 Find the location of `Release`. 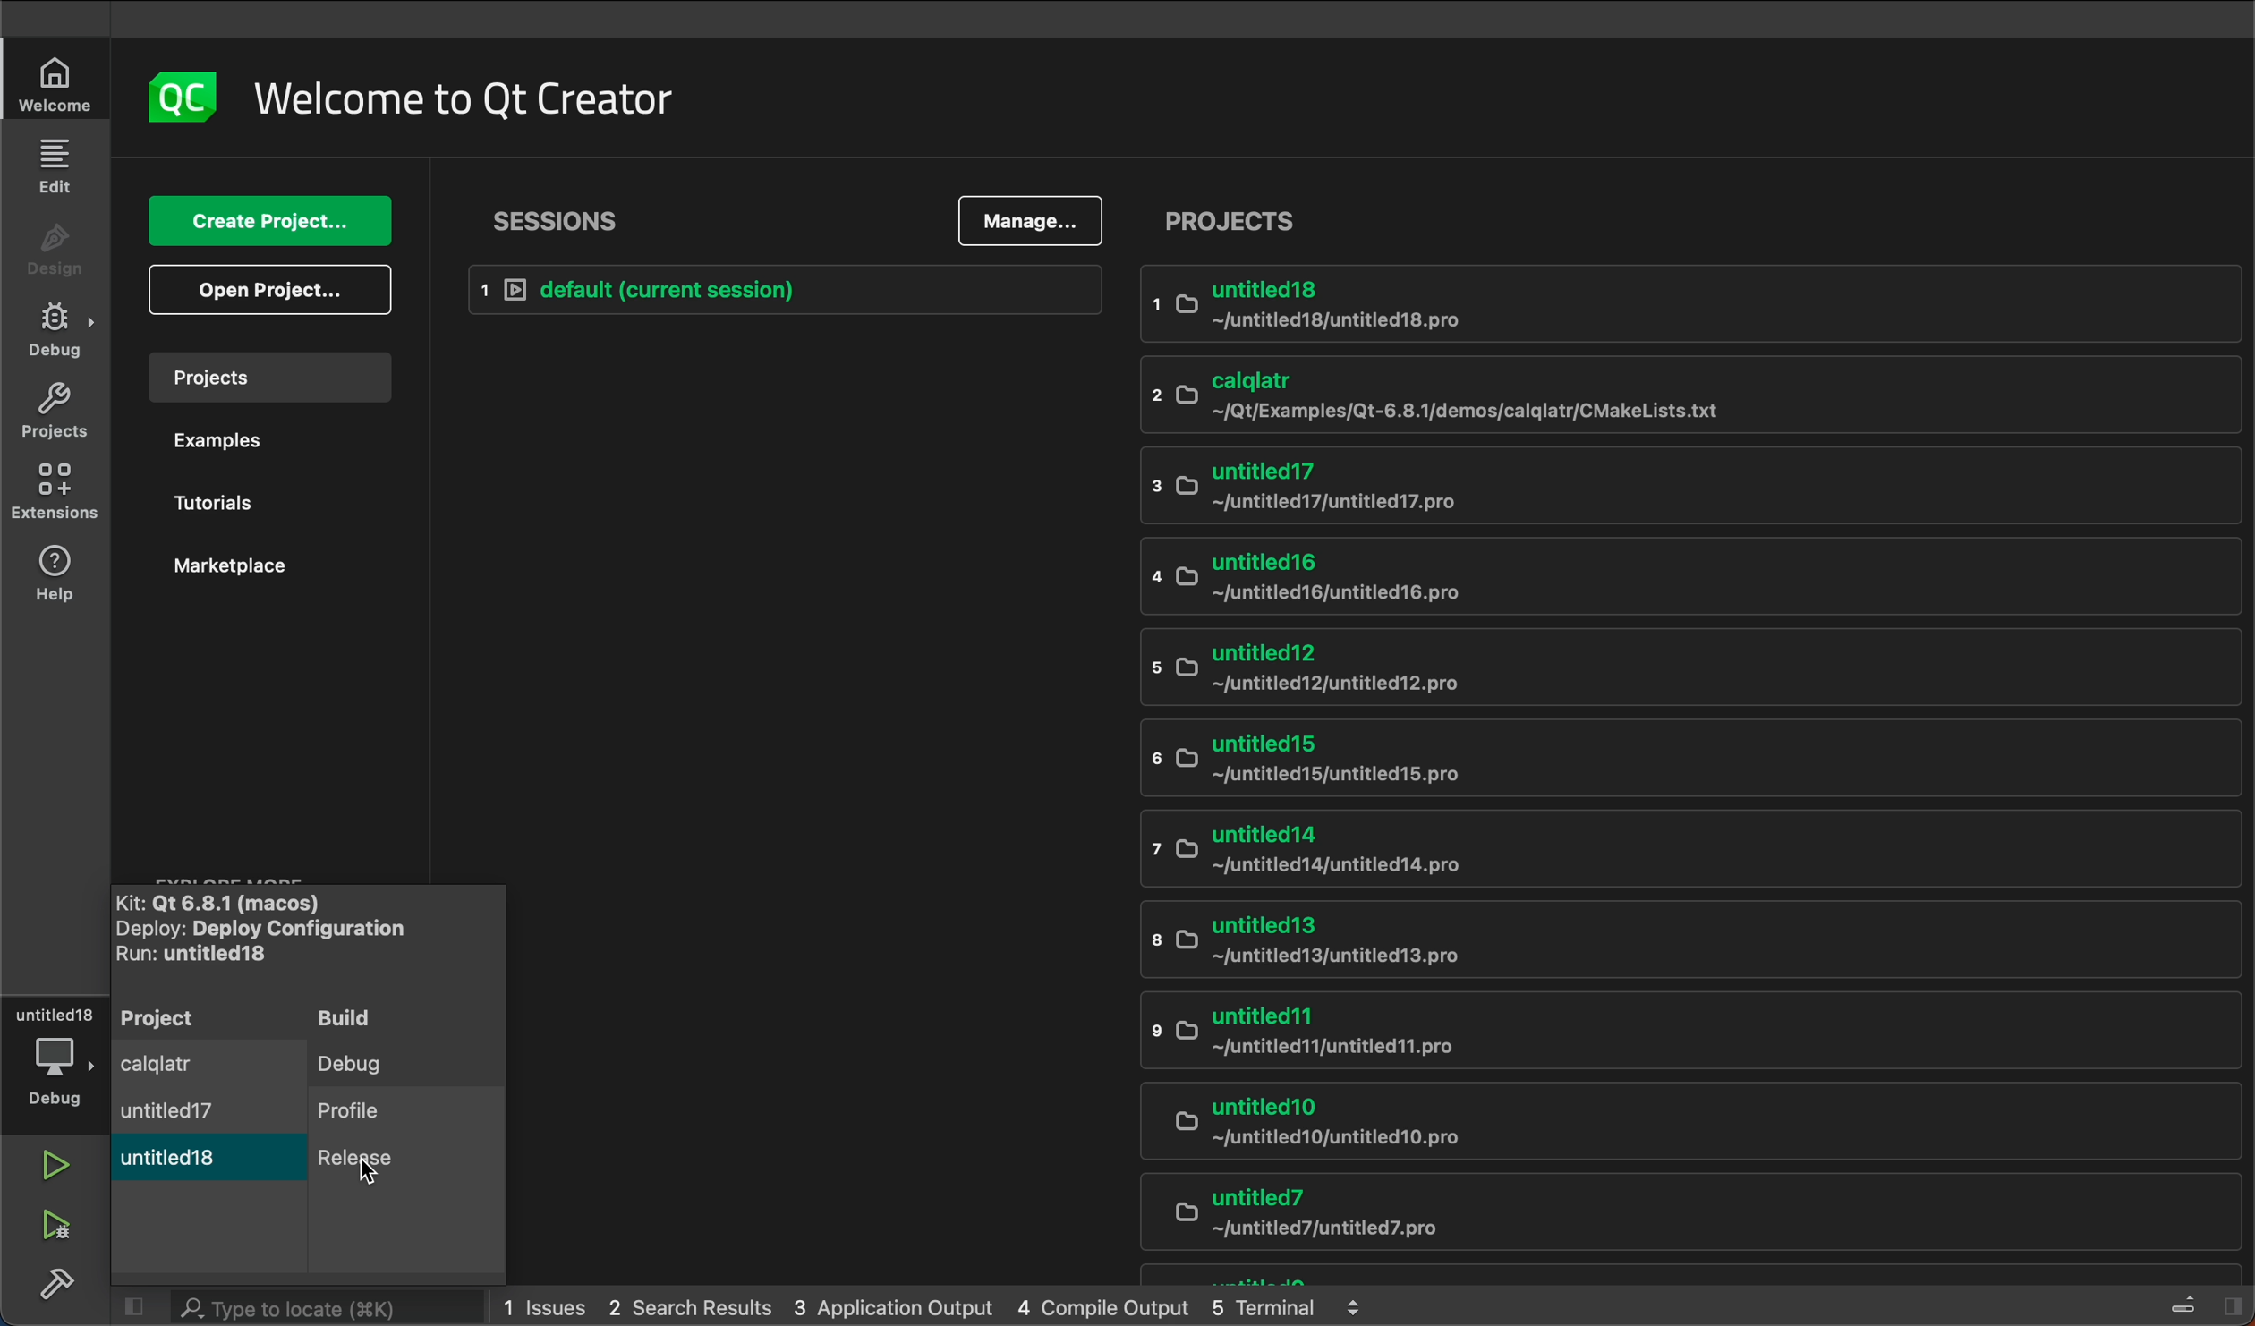

Release is located at coordinates (379, 1173).